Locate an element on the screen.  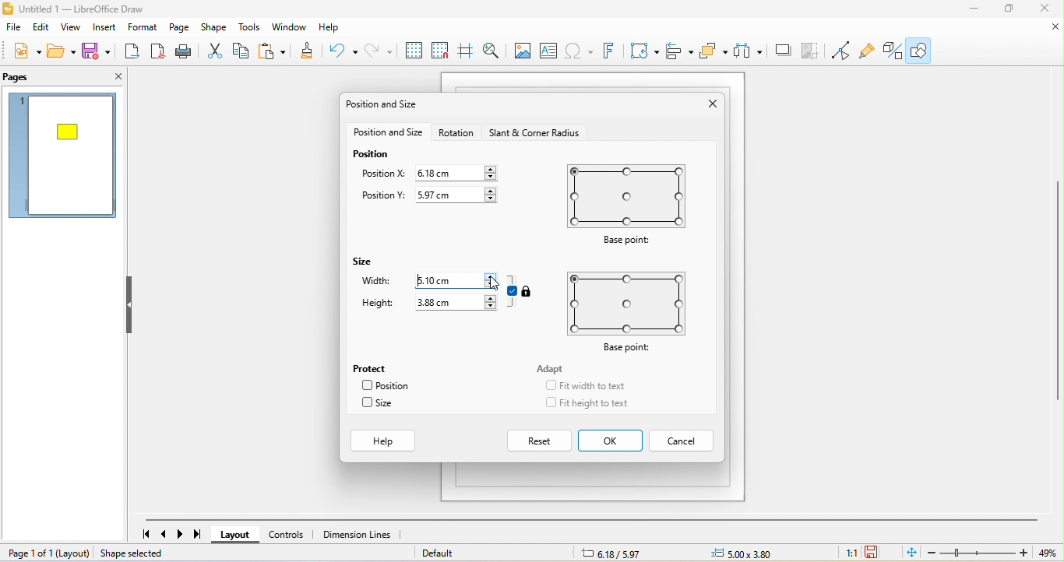
page is located at coordinates (181, 29).